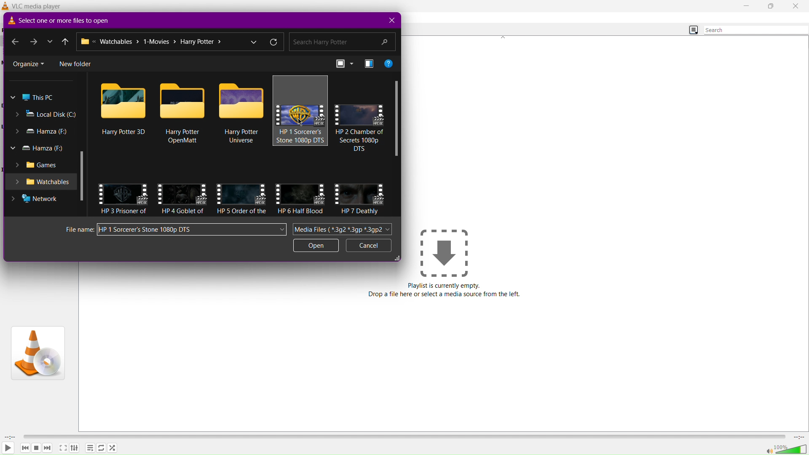  Describe the element at coordinates (38, 164) in the screenshot. I see `games` at that location.